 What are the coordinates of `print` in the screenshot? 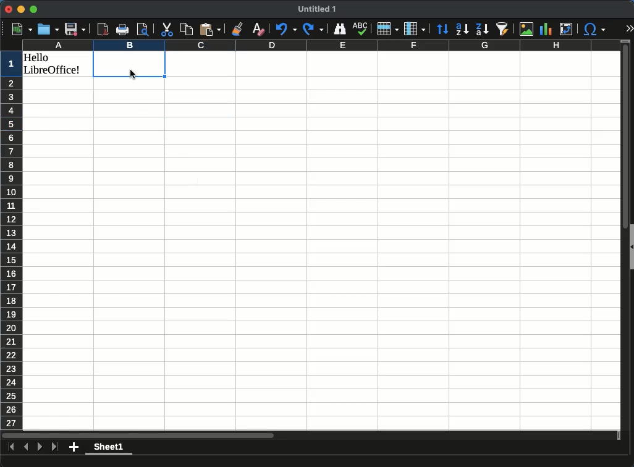 It's located at (123, 31).